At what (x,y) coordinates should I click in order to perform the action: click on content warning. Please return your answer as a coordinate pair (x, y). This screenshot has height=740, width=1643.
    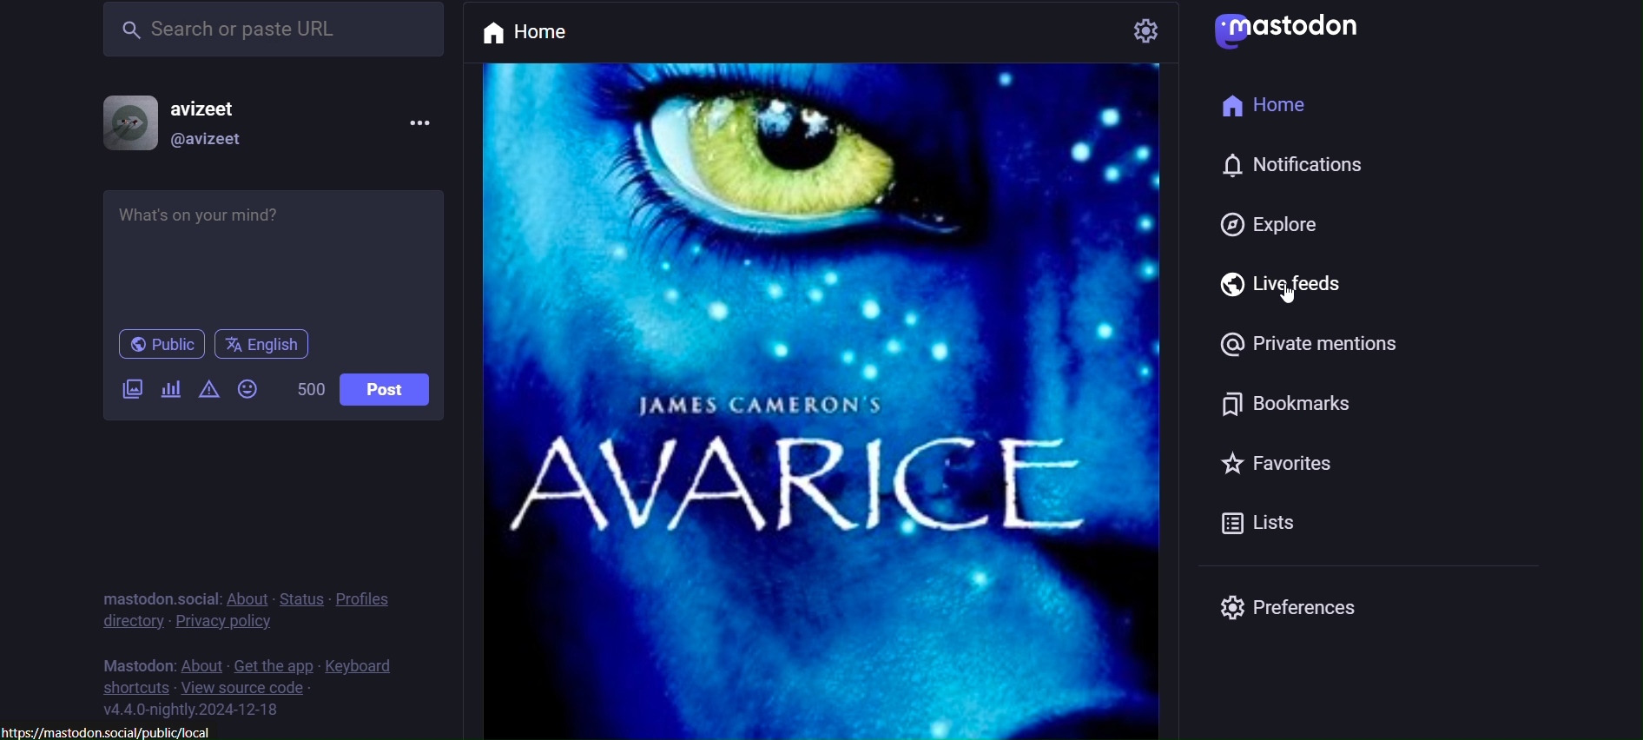
    Looking at the image, I should click on (210, 393).